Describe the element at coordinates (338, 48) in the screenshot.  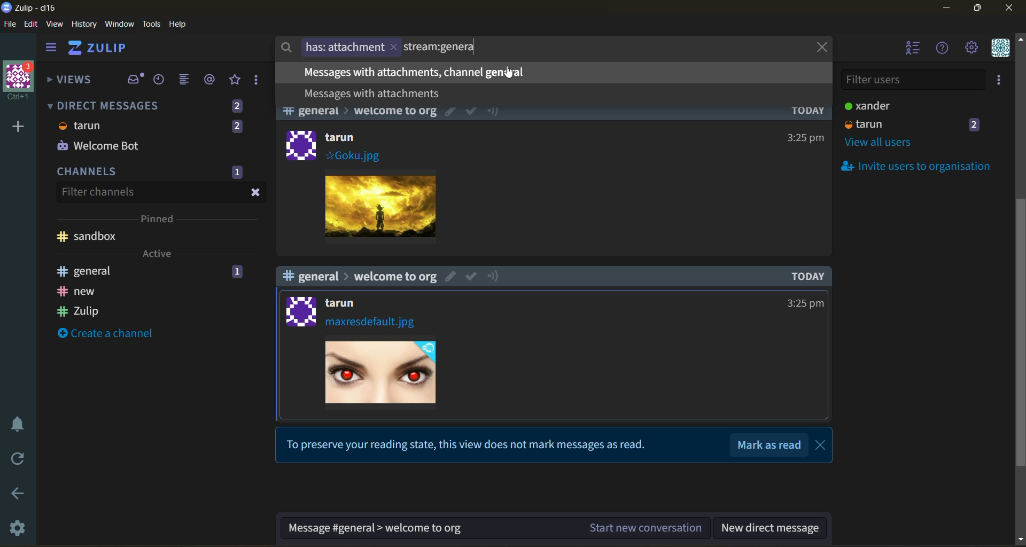
I see `has: attachment` at that location.